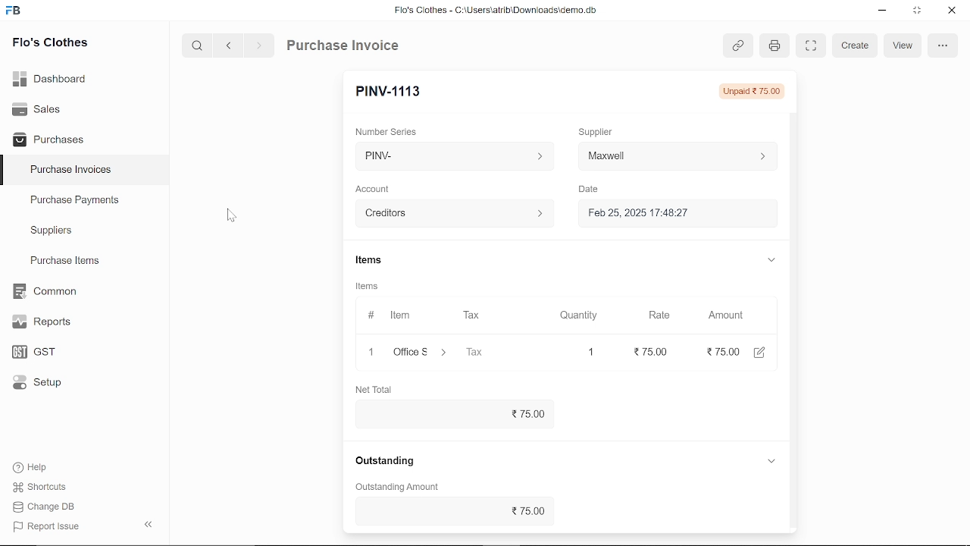  What do you see at coordinates (677, 155) in the screenshot?
I see `input ‘Supplier` at bounding box center [677, 155].